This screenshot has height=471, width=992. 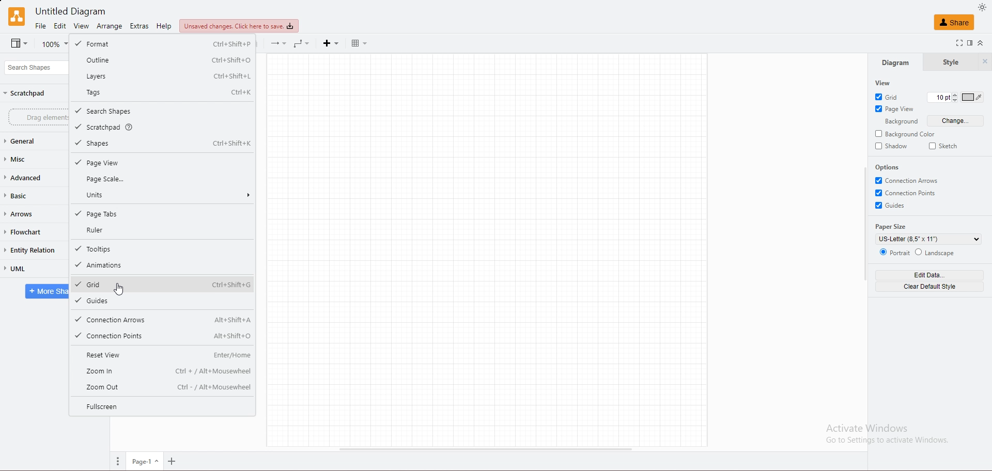 I want to click on background color, so click(x=907, y=134).